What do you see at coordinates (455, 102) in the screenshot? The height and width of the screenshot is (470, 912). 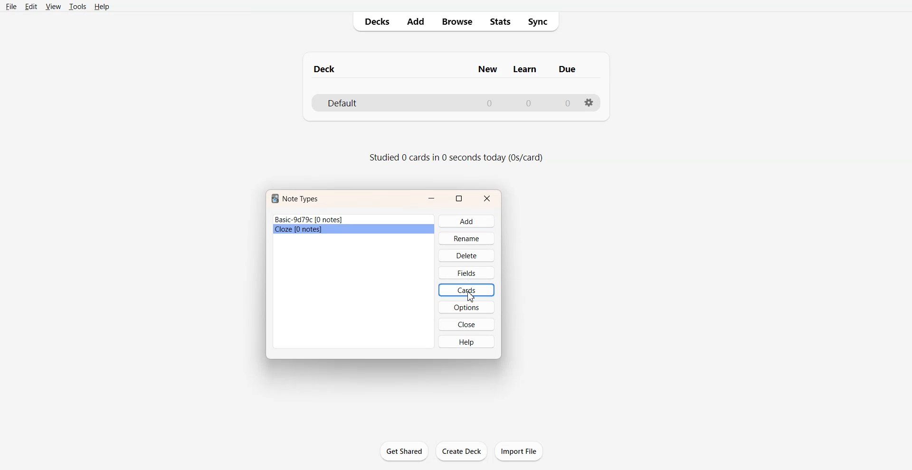 I see `Deck File` at bounding box center [455, 102].